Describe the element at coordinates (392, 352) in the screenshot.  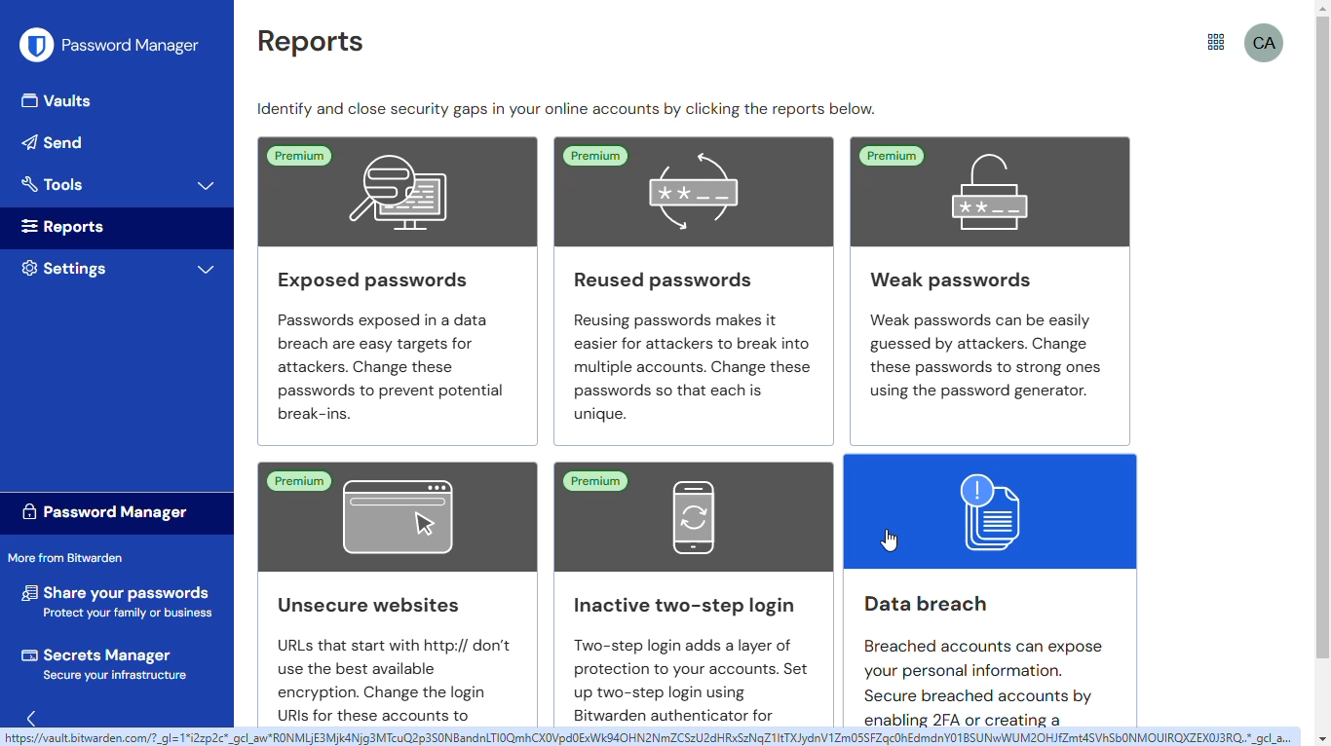
I see `Exposed passwords
Passwords exposed in a data
breach are easy targets for
attackers. Change these
passwords to prevent potential
break-ins.` at that location.